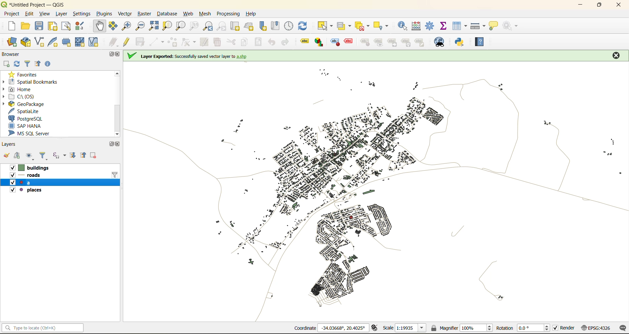 Image resolution: width=629 pixels, height=334 pixels. Describe the element at coordinates (113, 41) in the screenshot. I see `edits` at that location.